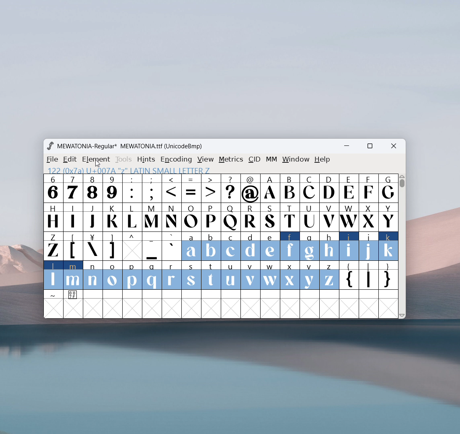 Image resolution: width=460 pixels, height=434 pixels. Describe the element at coordinates (389, 276) in the screenshot. I see `}` at that location.